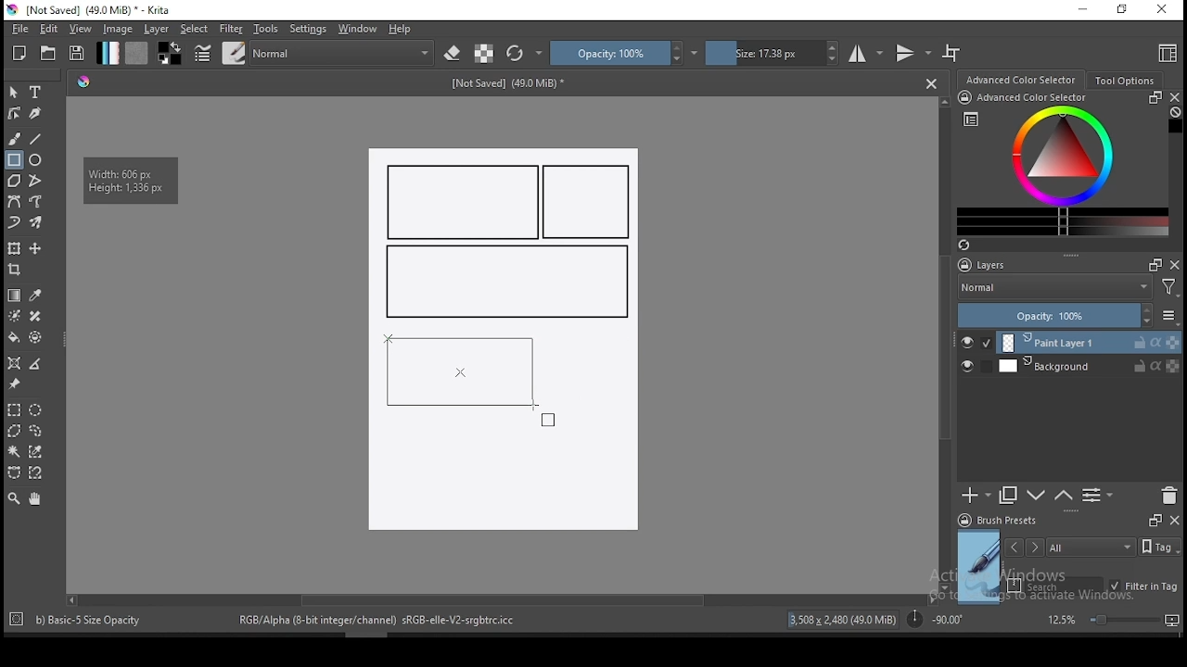 This screenshot has height=667, width=1187. Describe the element at coordinates (14, 112) in the screenshot. I see `edit shapes tool` at that location.